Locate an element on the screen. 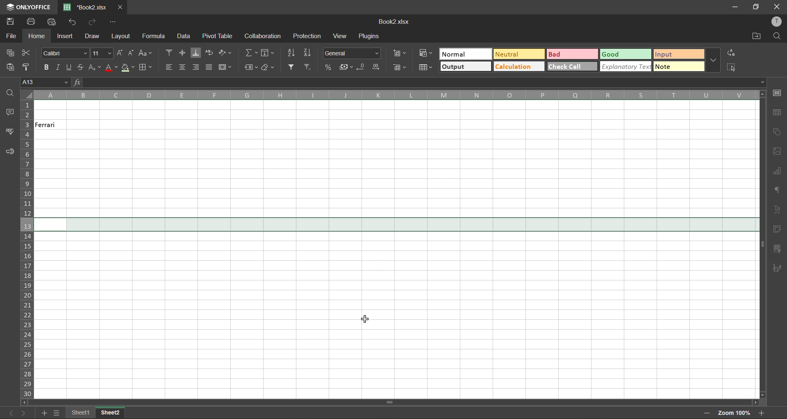 The height and width of the screenshot is (419, 787). spellcheck is located at coordinates (10, 132).